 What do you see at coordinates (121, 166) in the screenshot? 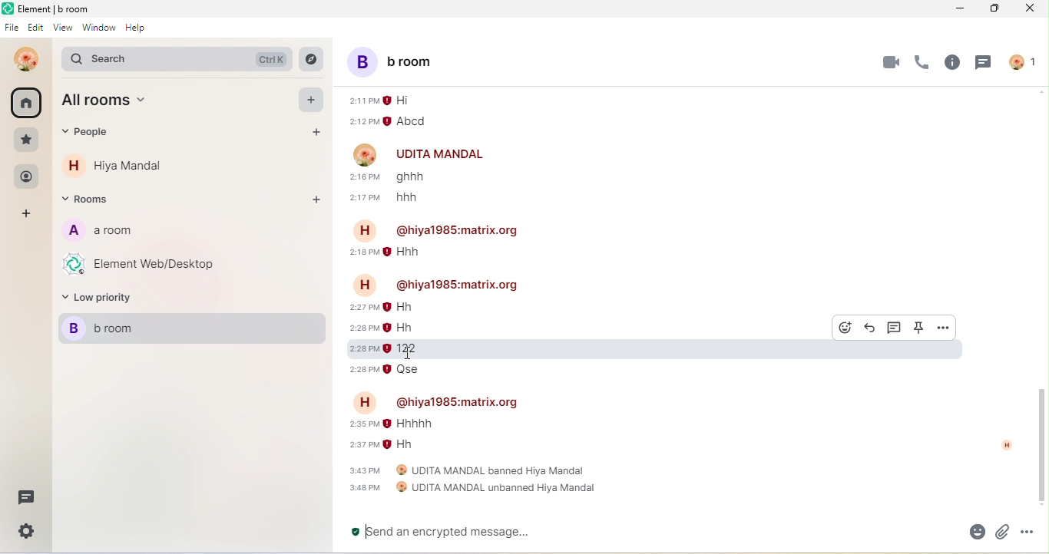
I see `hiya mandal` at bounding box center [121, 166].